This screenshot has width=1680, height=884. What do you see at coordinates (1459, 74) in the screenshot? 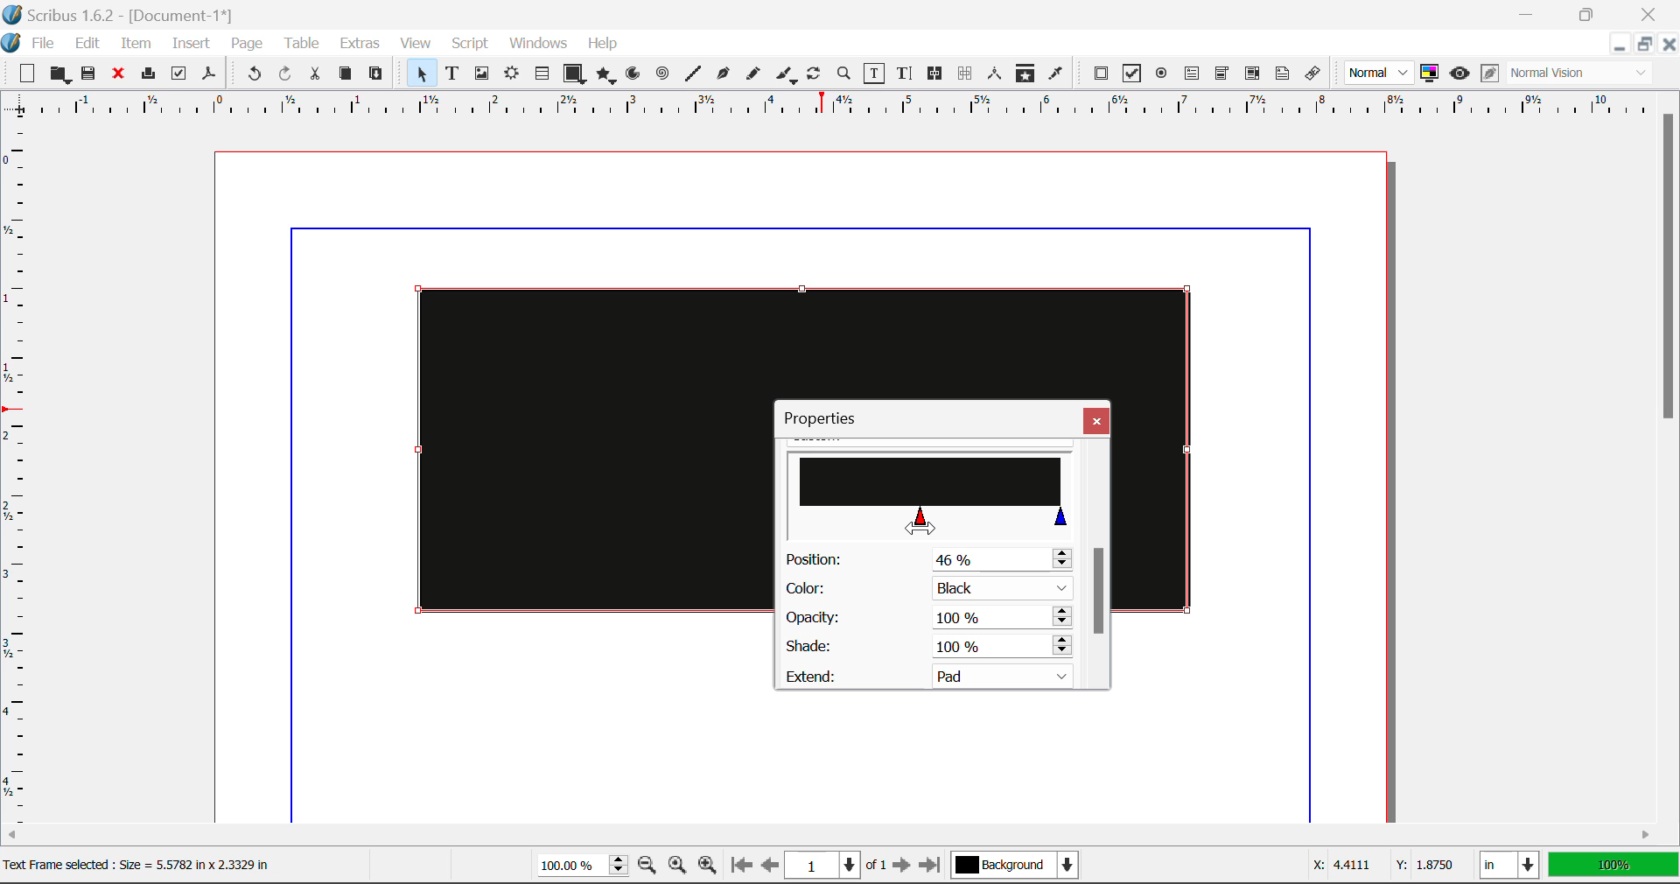
I see `Preview Mode` at bounding box center [1459, 74].